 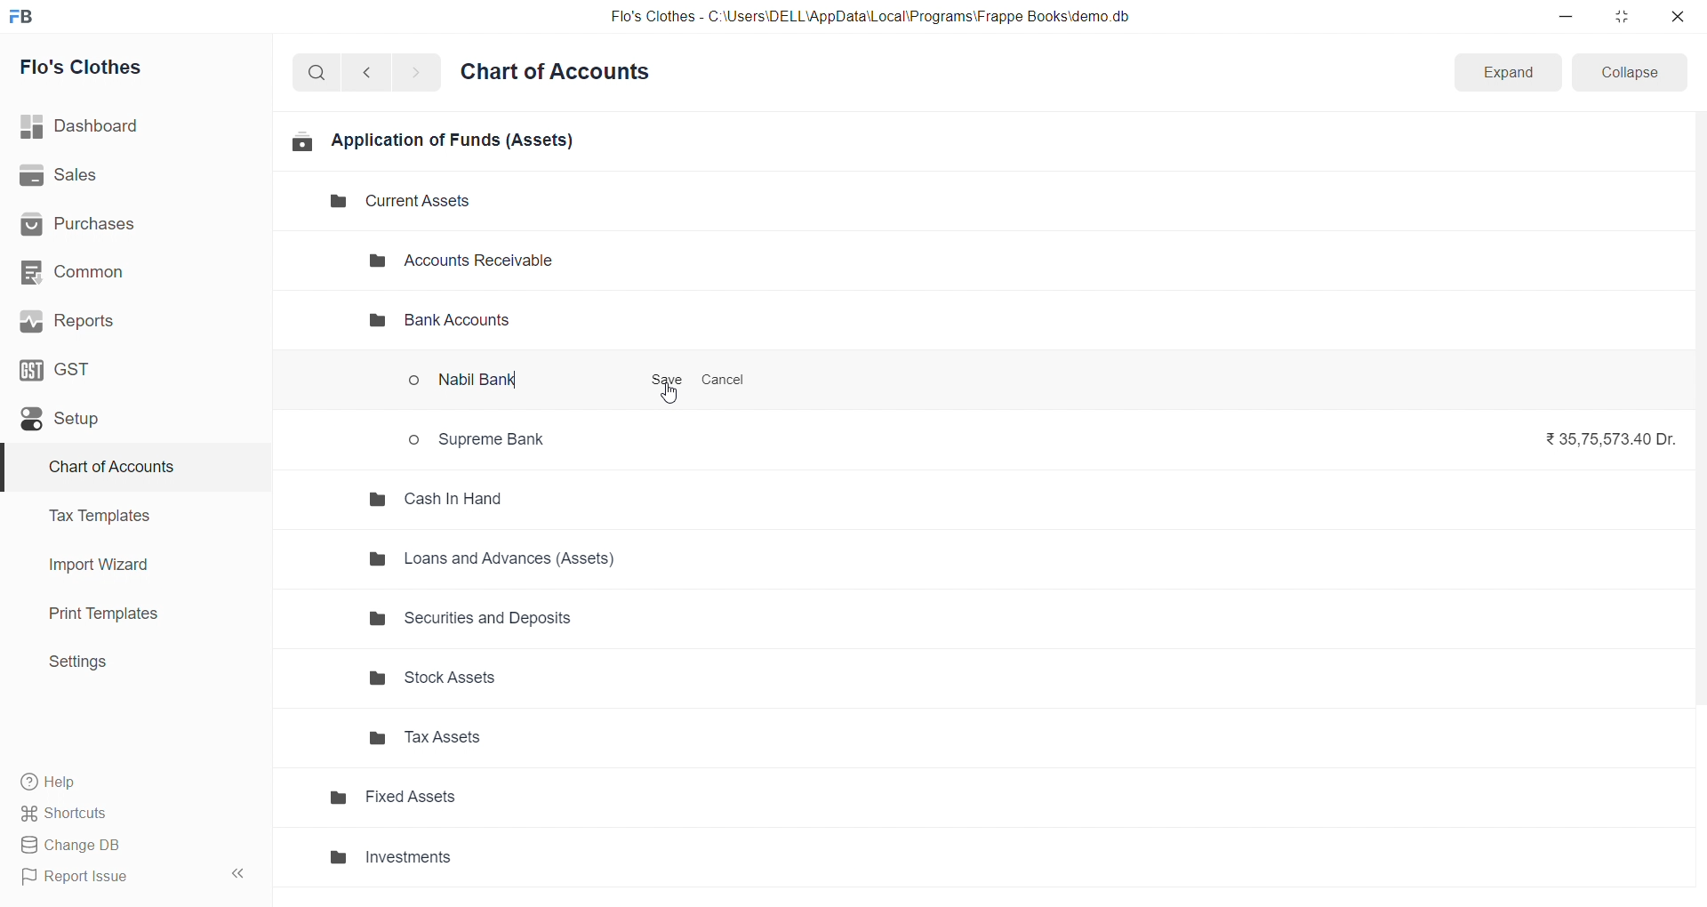 I want to click on Expand, so click(x=1506, y=73).